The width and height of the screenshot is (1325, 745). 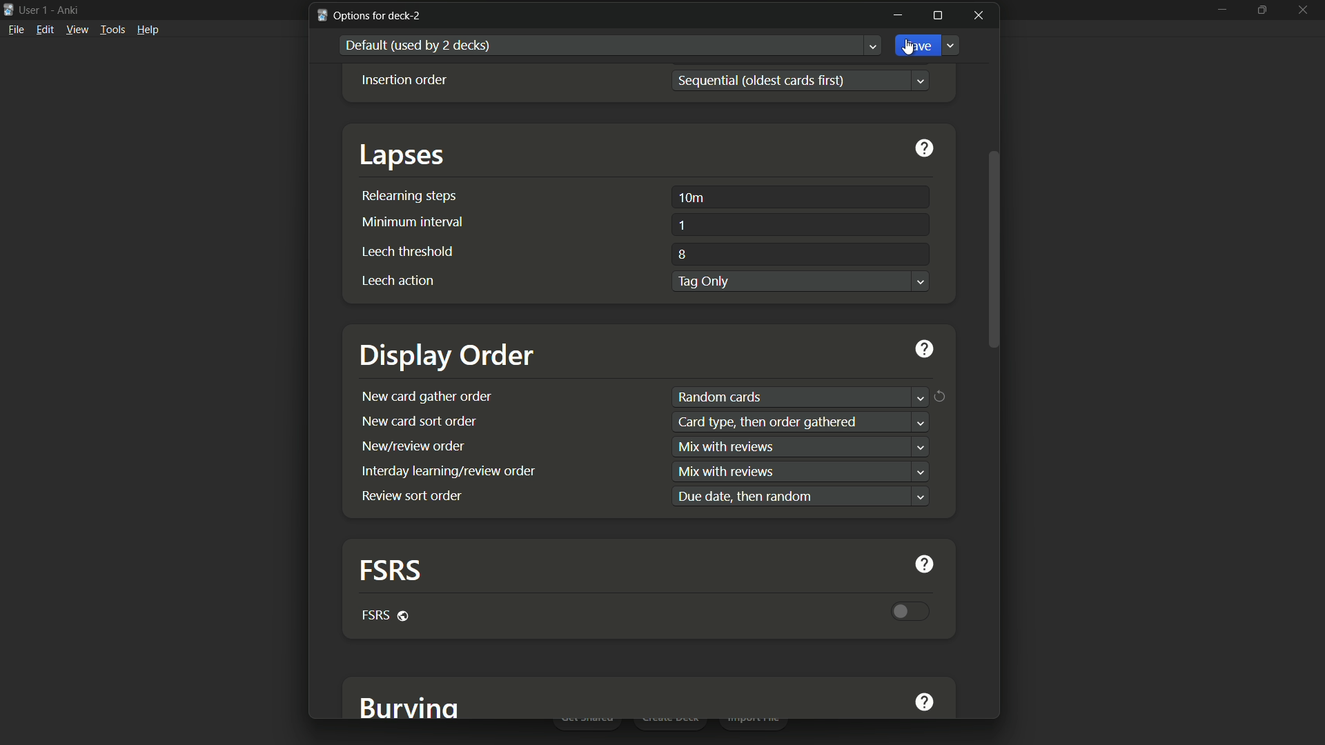 I want to click on options for deck-2, so click(x=371, y=15).